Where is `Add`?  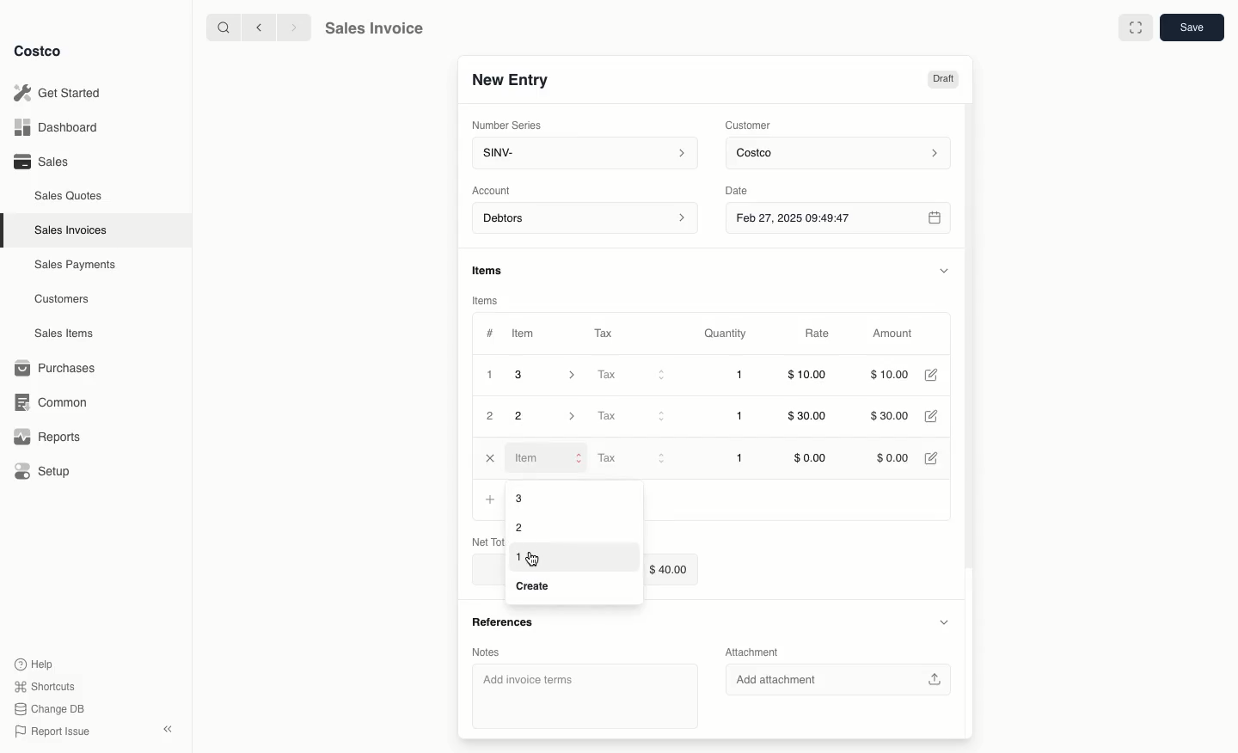 Add is located at coordinates (490, 499).